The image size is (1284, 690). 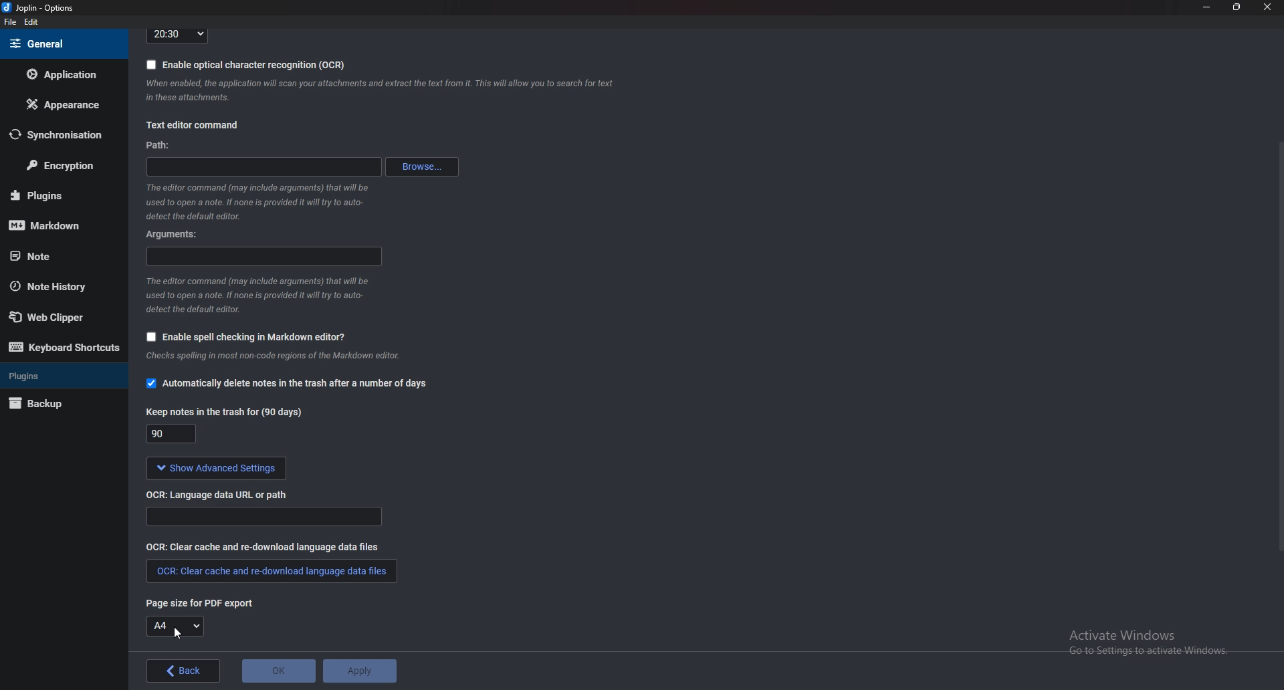 I want to click on Edit, so click(x=31, y=23).